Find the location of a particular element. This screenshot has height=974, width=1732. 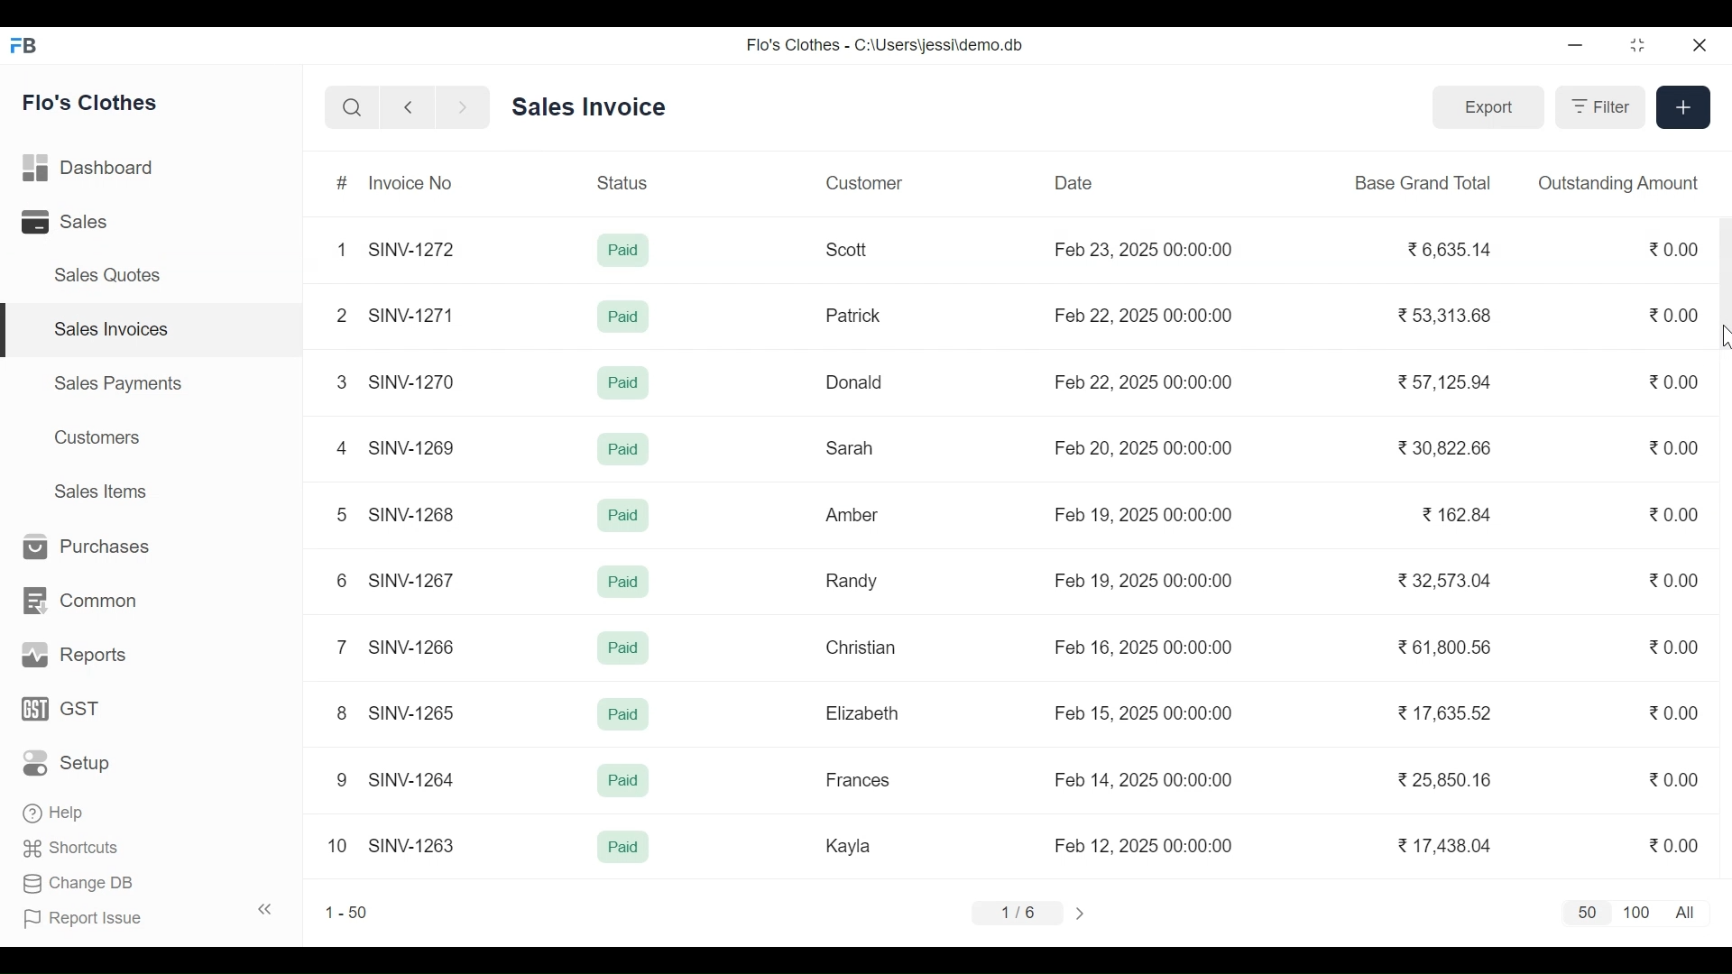

Close is located at coordinates (1697, 46).